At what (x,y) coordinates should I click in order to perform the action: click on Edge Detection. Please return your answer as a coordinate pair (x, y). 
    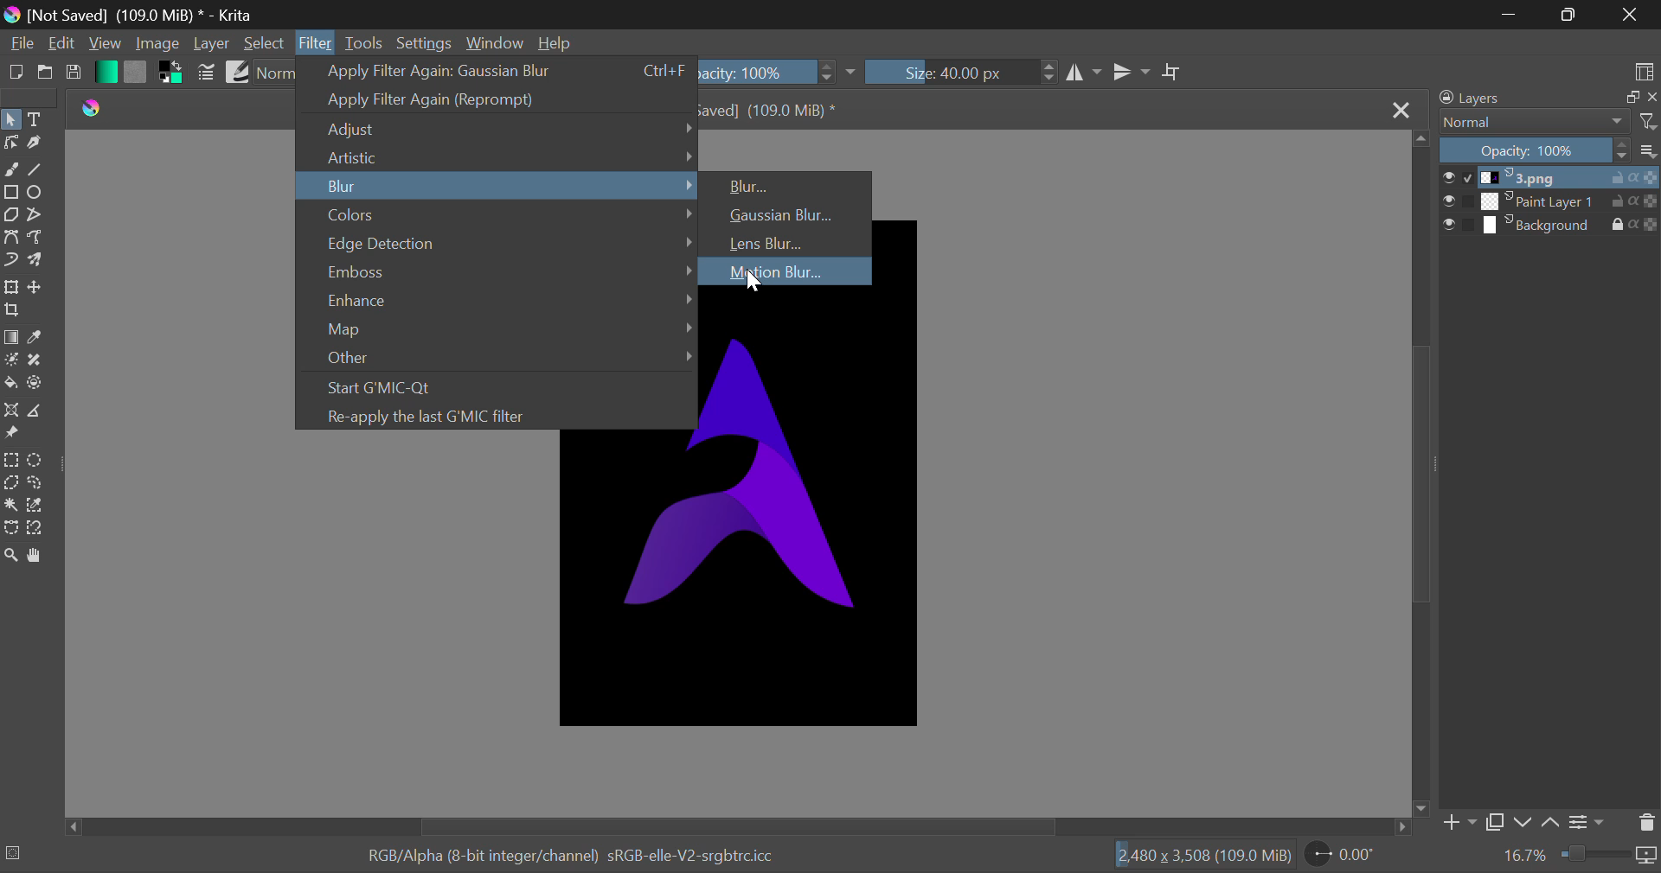
    Looking at the image, I should click on (497, 242).